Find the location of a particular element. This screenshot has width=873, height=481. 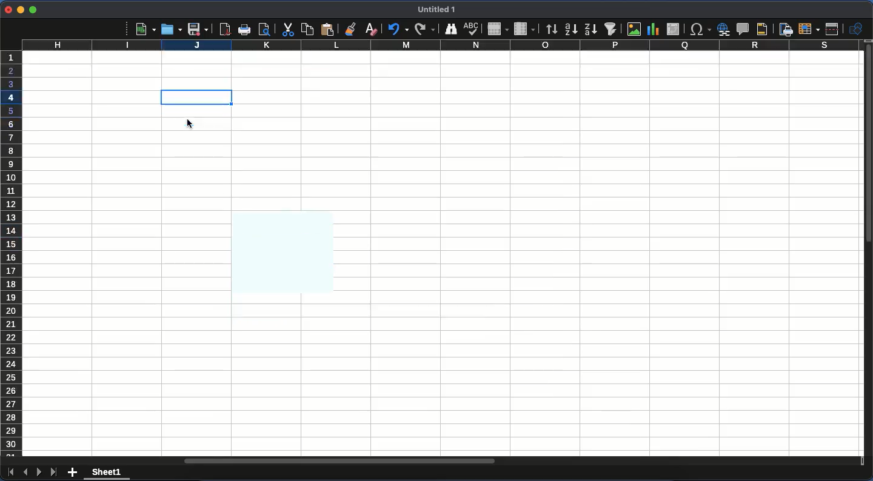

next sheet is located at coordinates (39, 472).